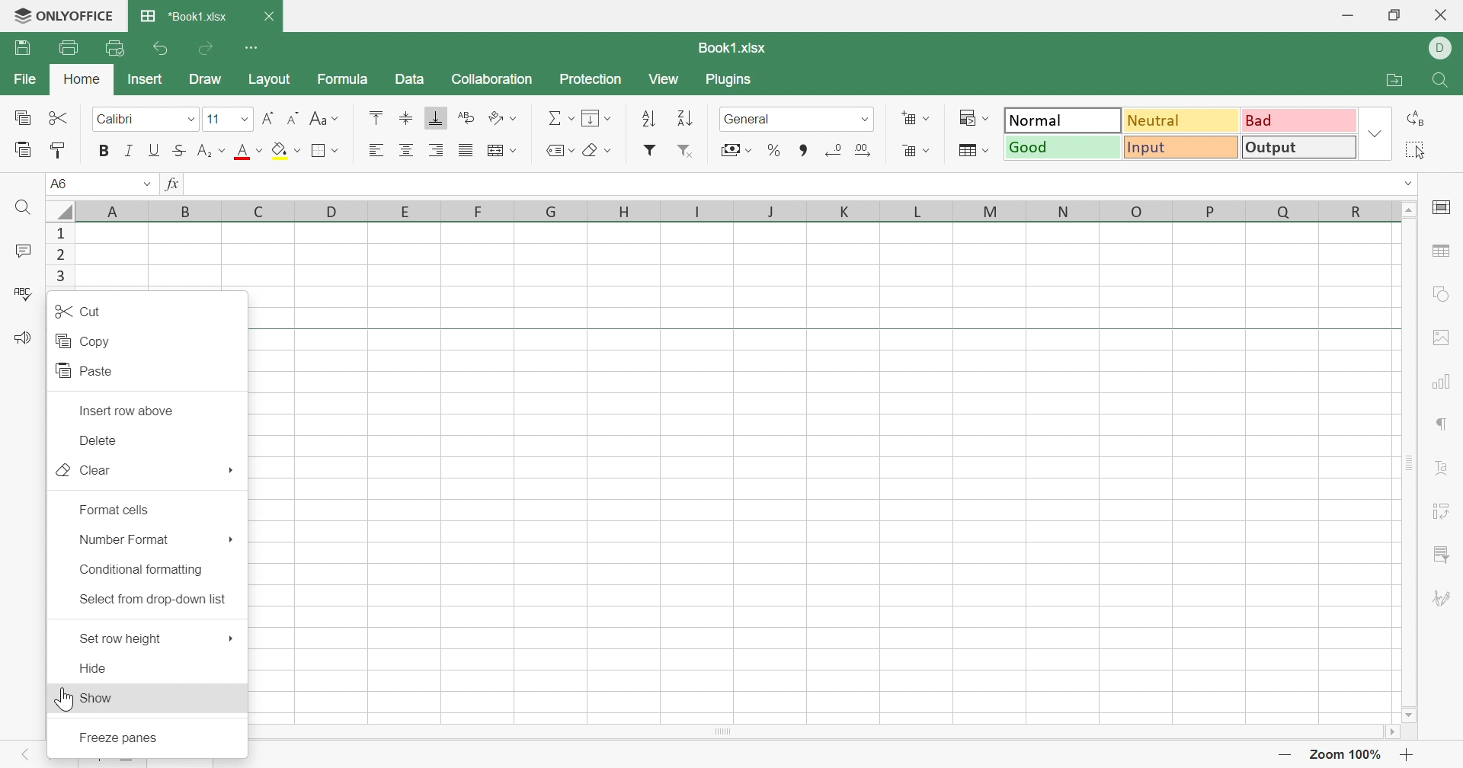  What do you see at coordinates (431, 119) in the screenshot?
I see `Align Bottom` at bounding box center [431, 119].